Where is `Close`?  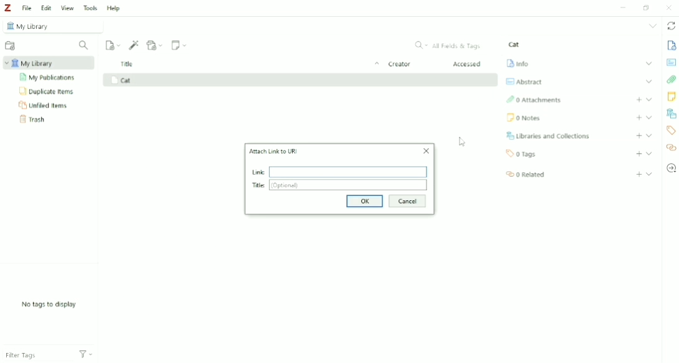
Close is located at coordinates (668, 7).